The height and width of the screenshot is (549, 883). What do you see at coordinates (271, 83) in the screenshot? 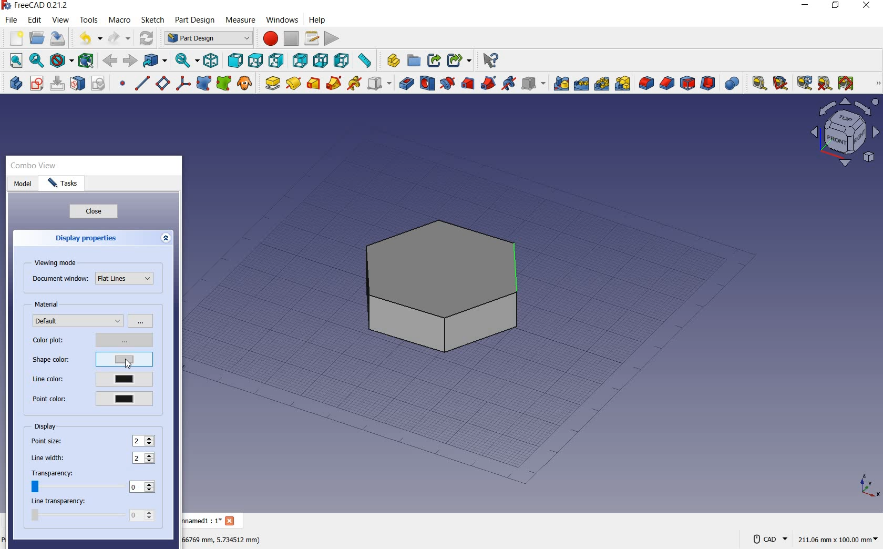
I see `pad` at bounding box center [271, 83].